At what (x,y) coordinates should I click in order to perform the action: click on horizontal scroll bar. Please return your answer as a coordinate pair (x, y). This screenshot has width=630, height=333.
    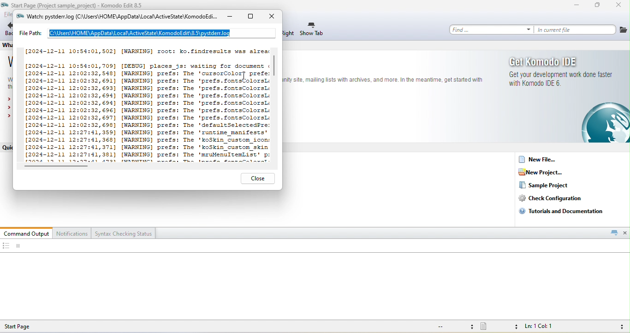
    Looking at the image, I should click on (57, 166).